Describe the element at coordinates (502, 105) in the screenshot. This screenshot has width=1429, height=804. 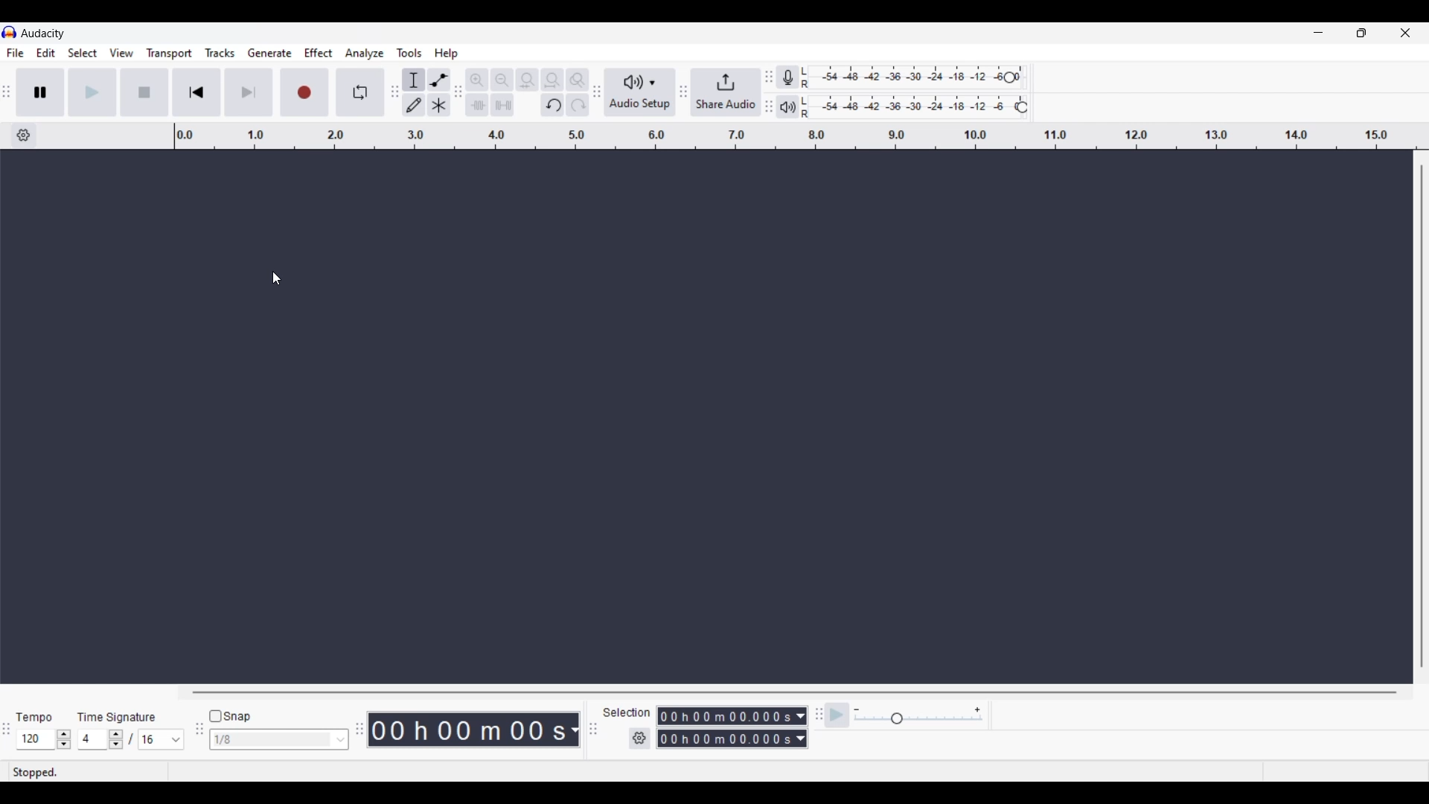
I see `Silence audio selection` at that location.